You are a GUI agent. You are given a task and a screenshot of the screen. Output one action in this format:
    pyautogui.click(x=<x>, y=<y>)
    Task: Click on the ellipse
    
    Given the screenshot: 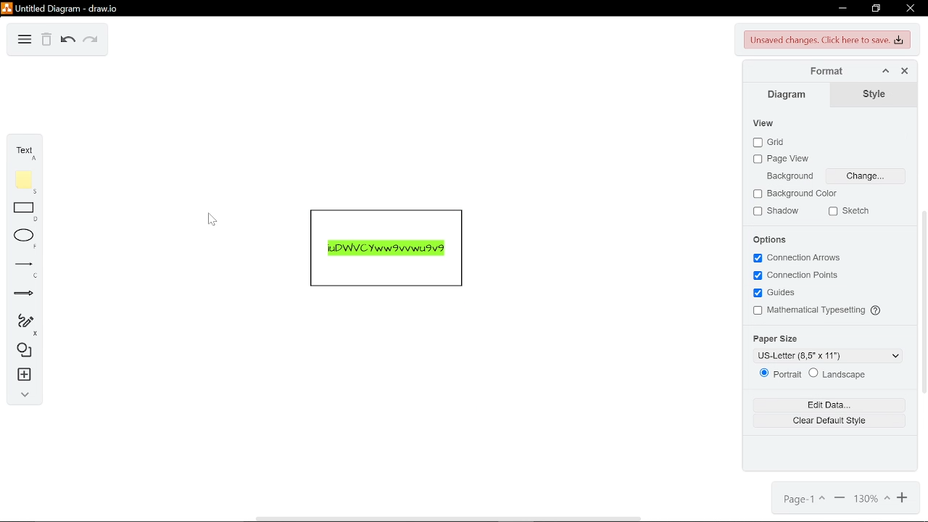 What is the action you would take?
    pyautogui.click(x=21, y=237)
    